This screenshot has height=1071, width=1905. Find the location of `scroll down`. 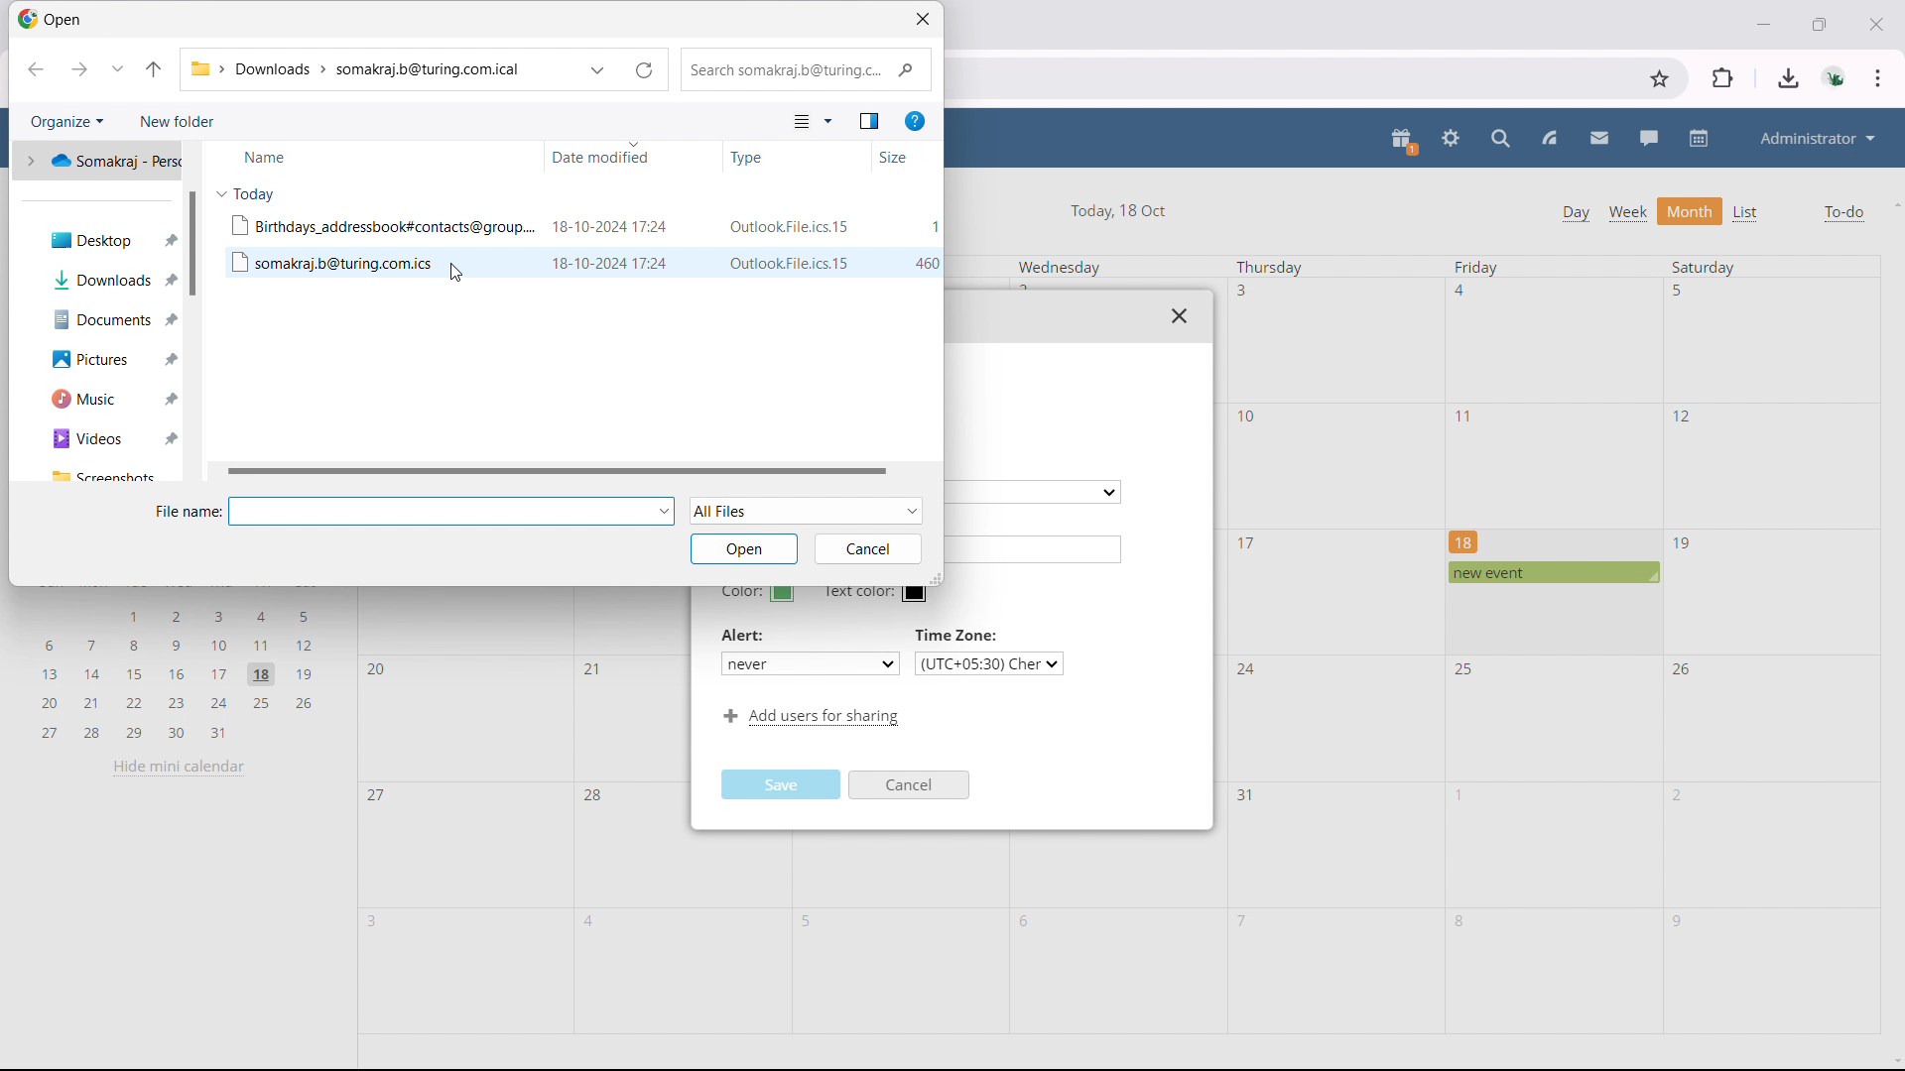

scroll down is located at coordinates (1893, 1063).